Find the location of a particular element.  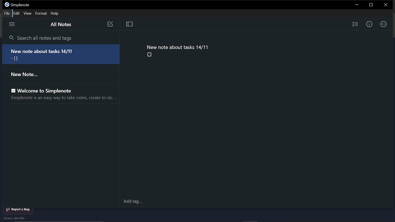

simplenote logo is located at coordinates (6, 5).